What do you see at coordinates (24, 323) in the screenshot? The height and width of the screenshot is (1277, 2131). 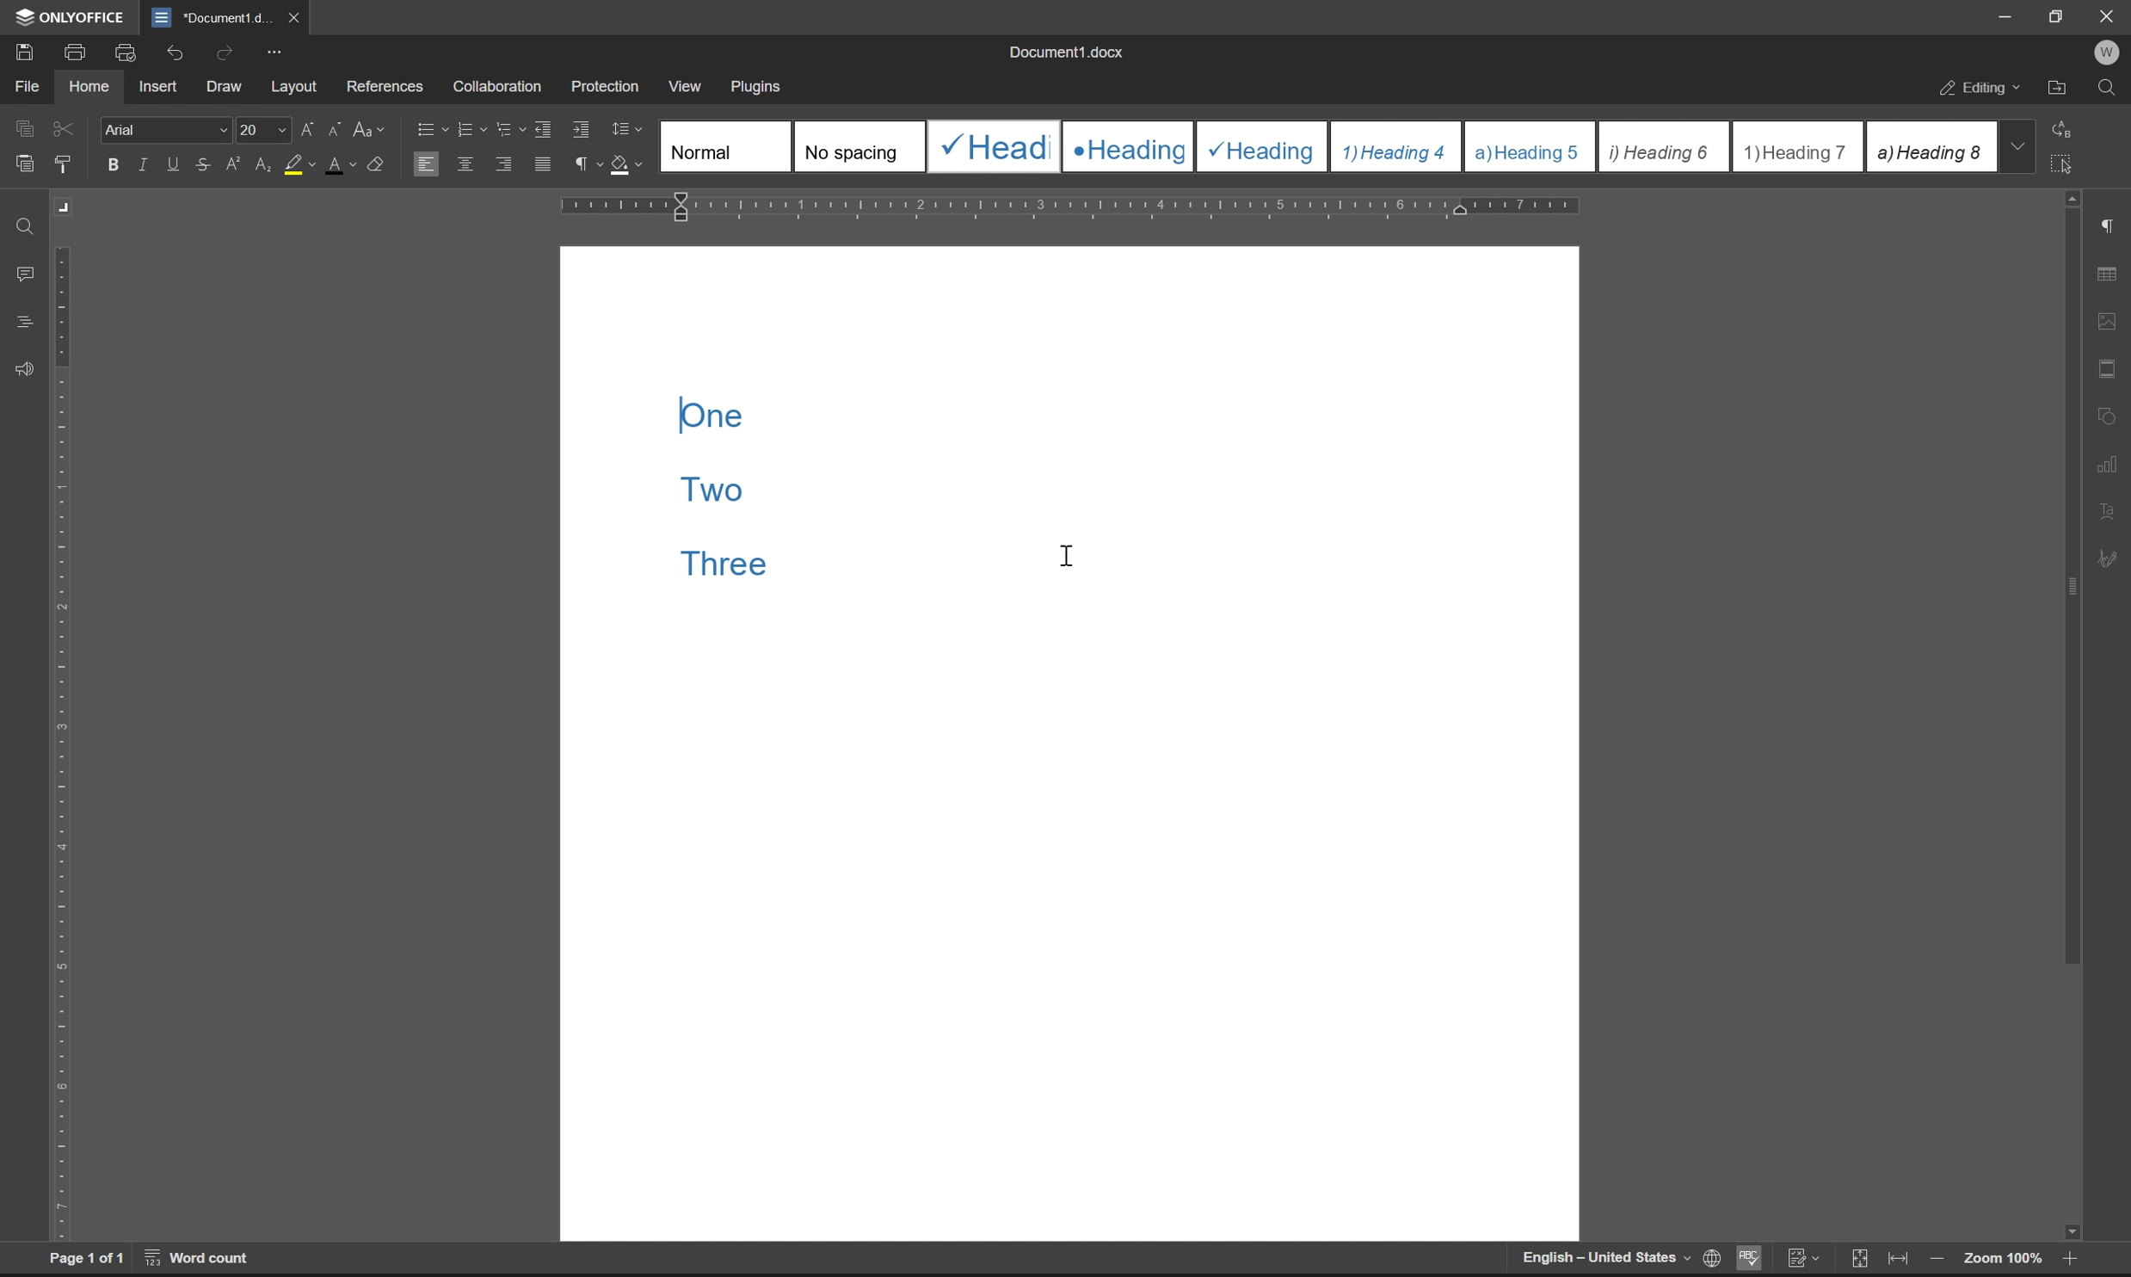 I see `headings` at bounding box center [24, 323].